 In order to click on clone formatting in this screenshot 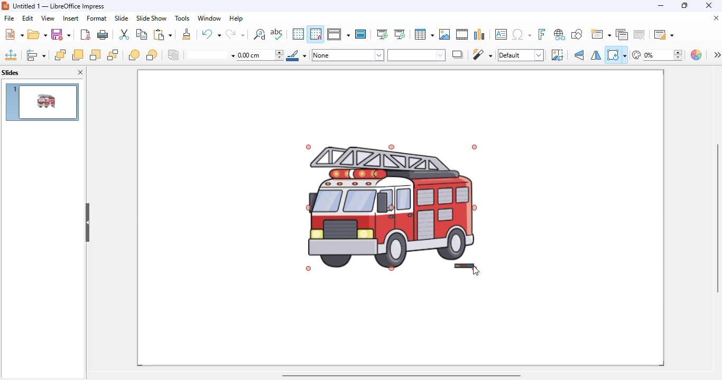, I will do `click(187, 34)`.